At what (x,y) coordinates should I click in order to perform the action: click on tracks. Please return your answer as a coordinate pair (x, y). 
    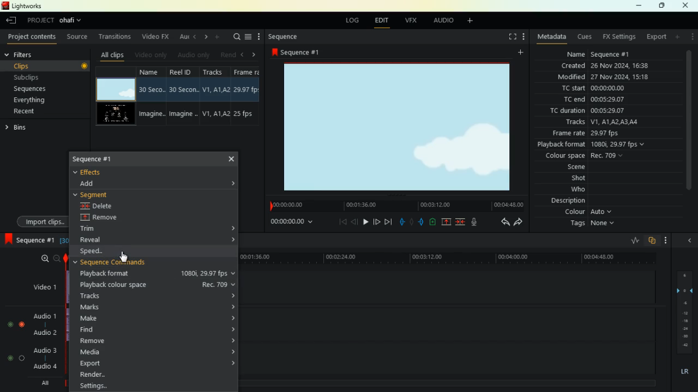
    Looking at the image, I should click on (599, 123).